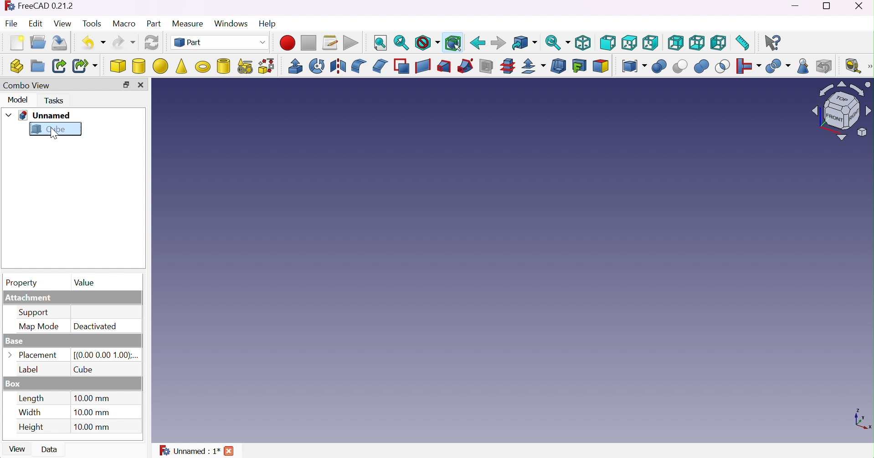  What do you see at coordinates (701, 66) in the screenshot?
I see `Union ` at bounding box center [701, 66].